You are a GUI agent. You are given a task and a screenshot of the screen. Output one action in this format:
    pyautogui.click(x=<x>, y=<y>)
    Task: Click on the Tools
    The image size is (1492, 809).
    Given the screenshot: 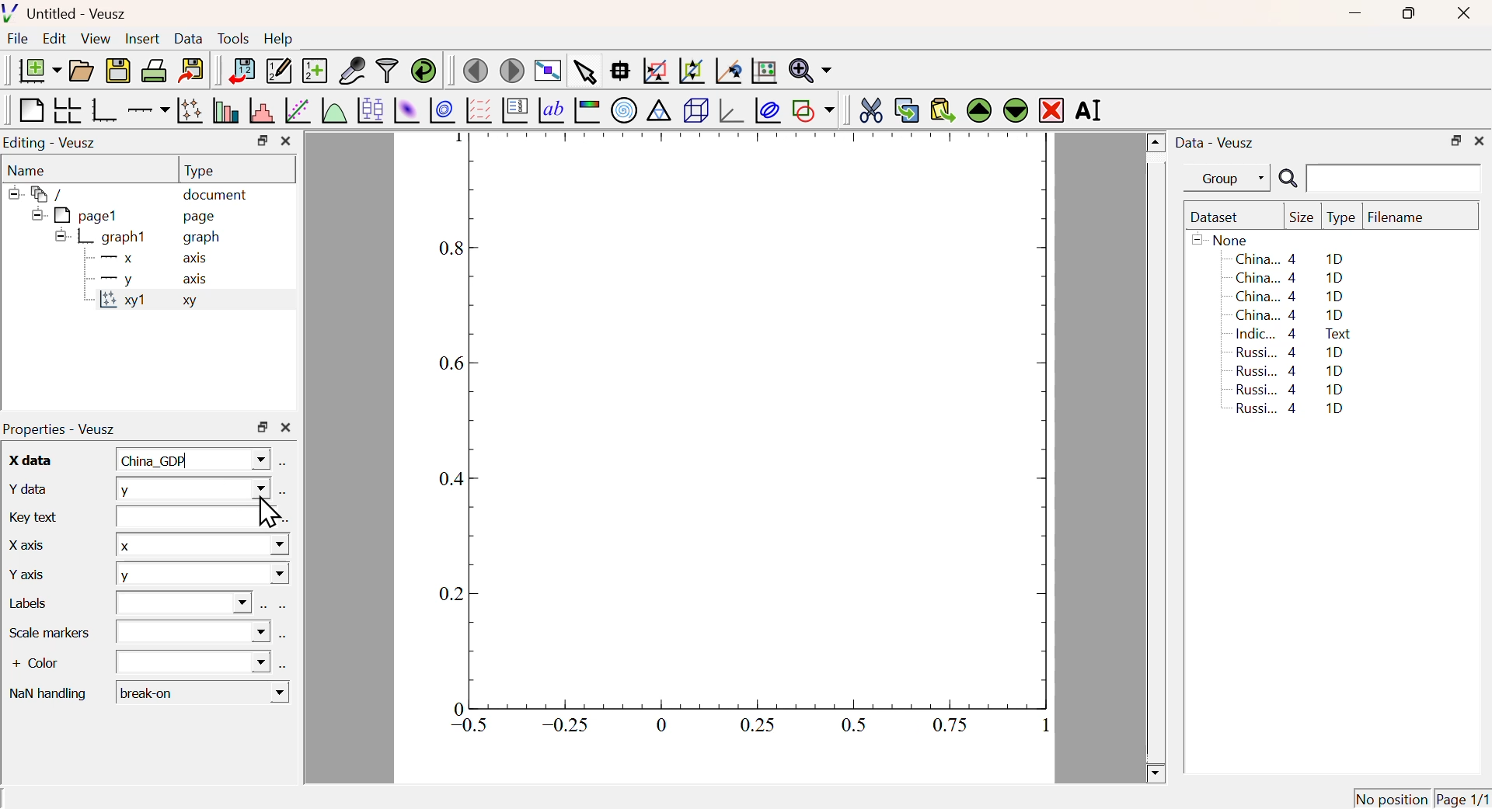 What is the action you would take?
    pyautogui.click(x=233, y=40)
    